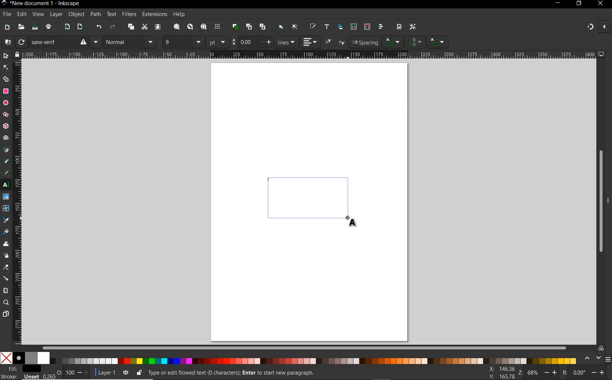 The width and height of the screenshot is (612, 380). What do you see at coordinates (96, 42) in the screenshot?
I see `Menu` at bounding box center [96, 42].